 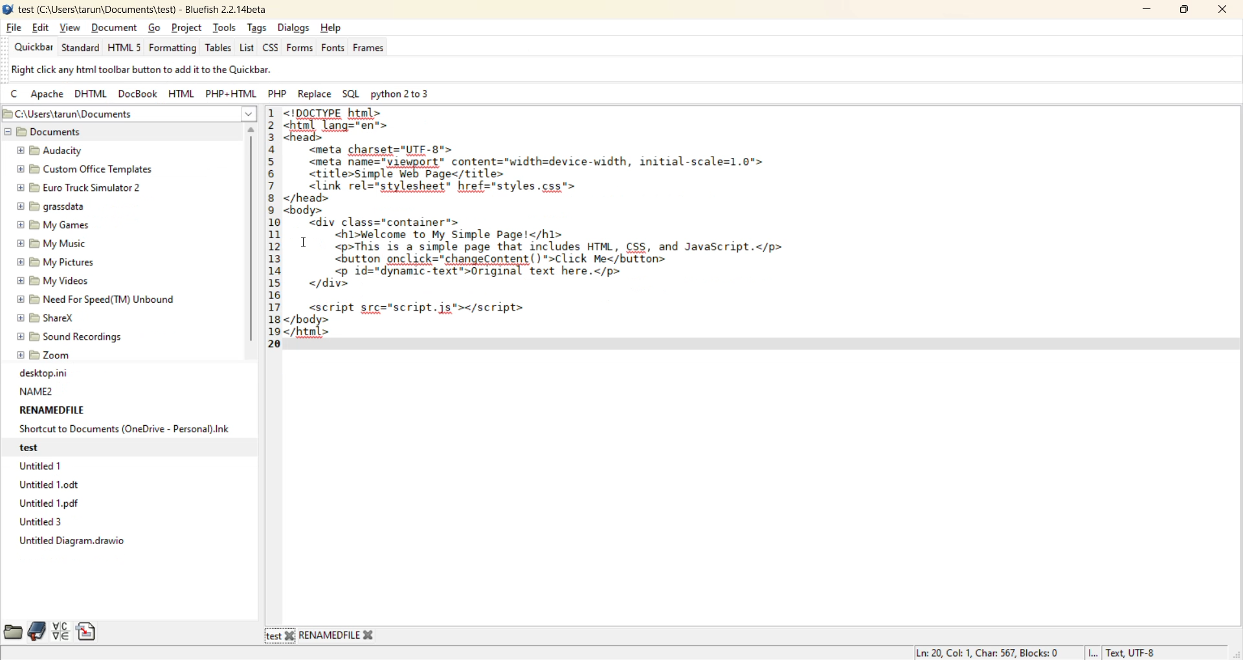 What do you see at coordinates (56, 243) in the screenshot?
I see `@ FB My Music` at bounding box center [56, 243].